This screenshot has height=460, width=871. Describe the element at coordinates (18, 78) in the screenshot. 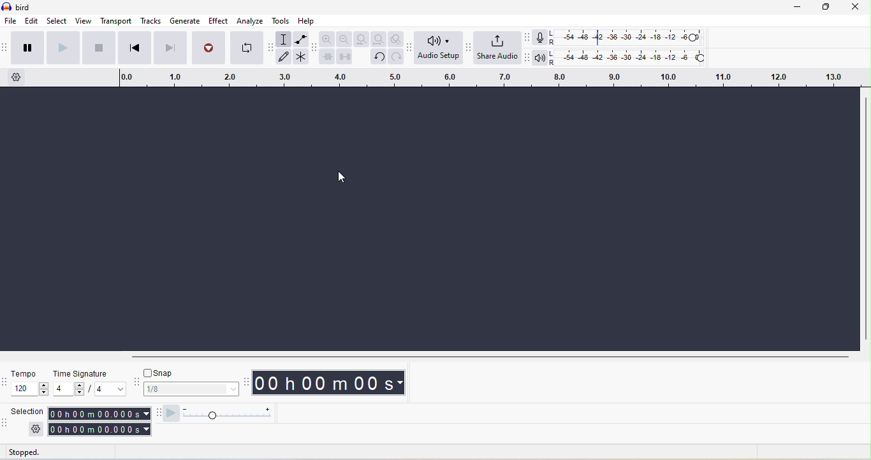

I see `timeline options` at that location.